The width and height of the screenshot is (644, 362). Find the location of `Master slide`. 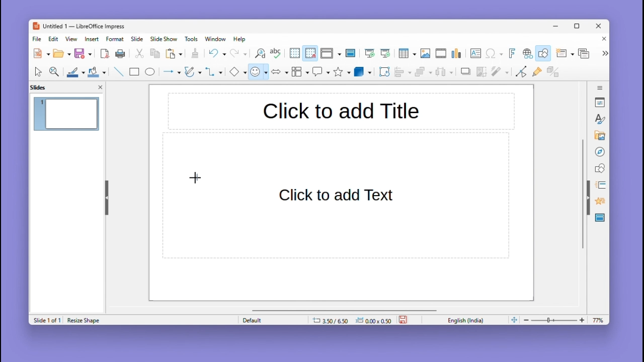

Master slide is located at coordinates (352, 53).